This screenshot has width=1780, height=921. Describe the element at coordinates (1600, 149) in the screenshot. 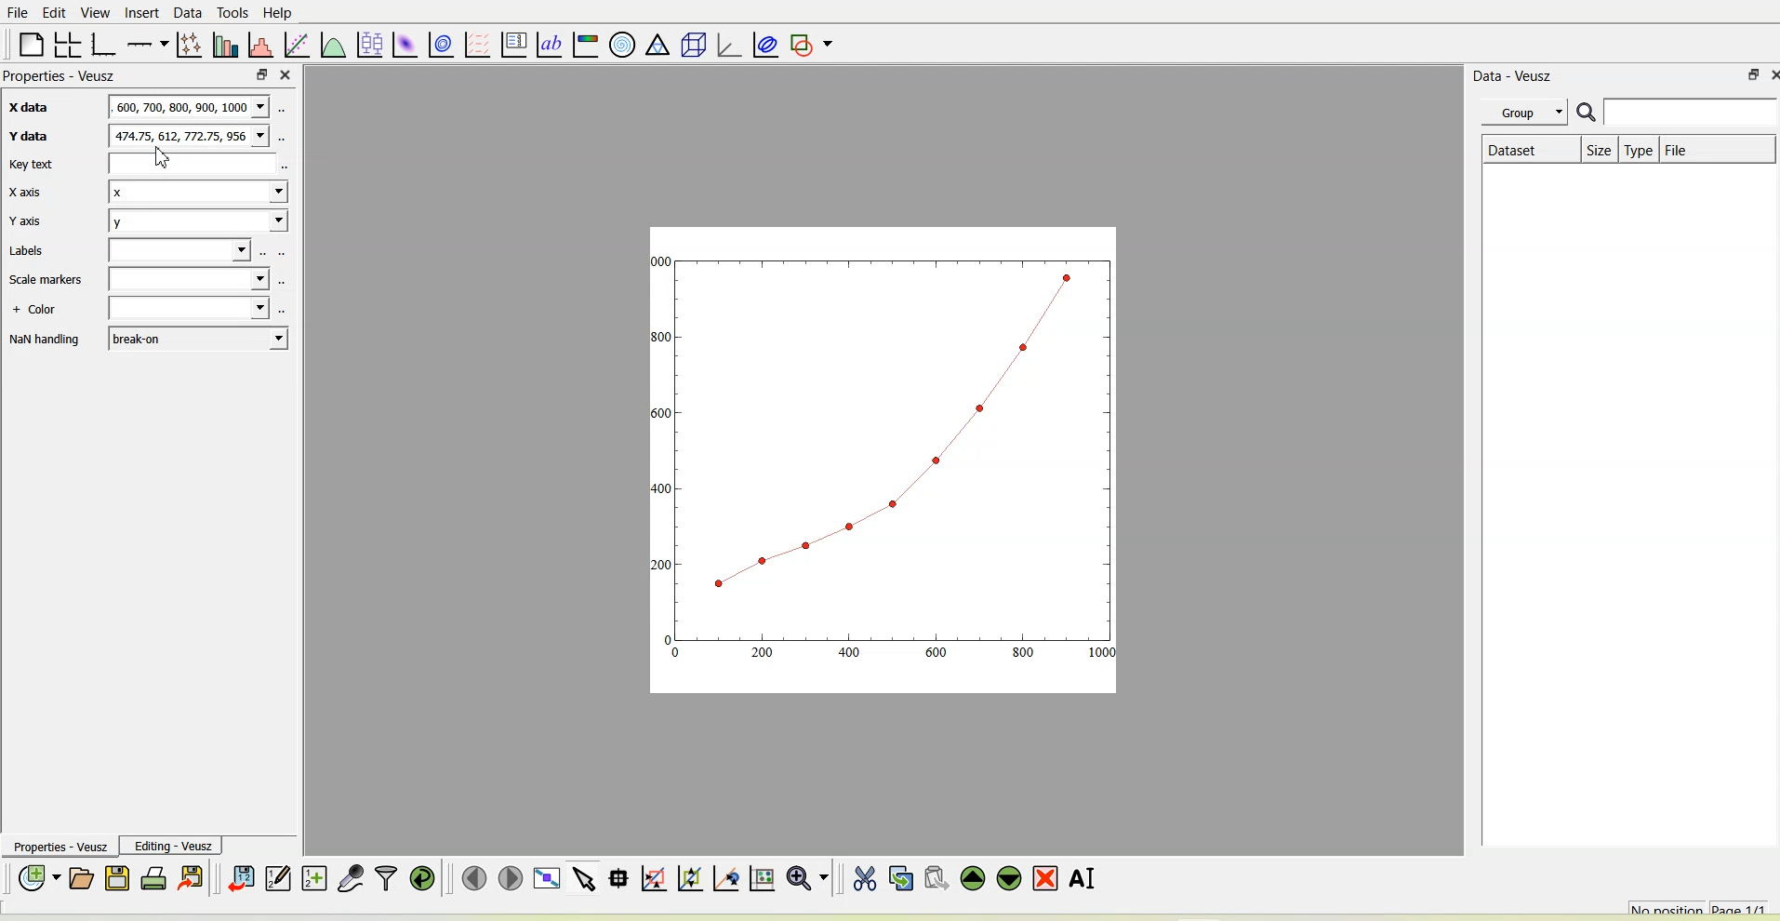

I see `Size` at that location.